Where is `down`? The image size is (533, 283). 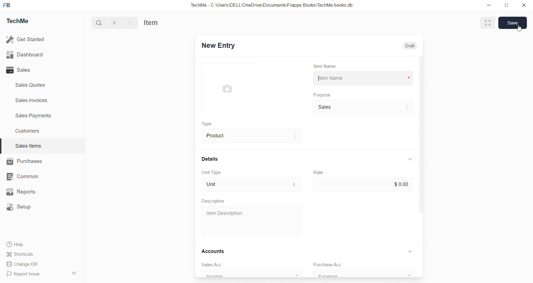 down is located at coordinates (411, 252).